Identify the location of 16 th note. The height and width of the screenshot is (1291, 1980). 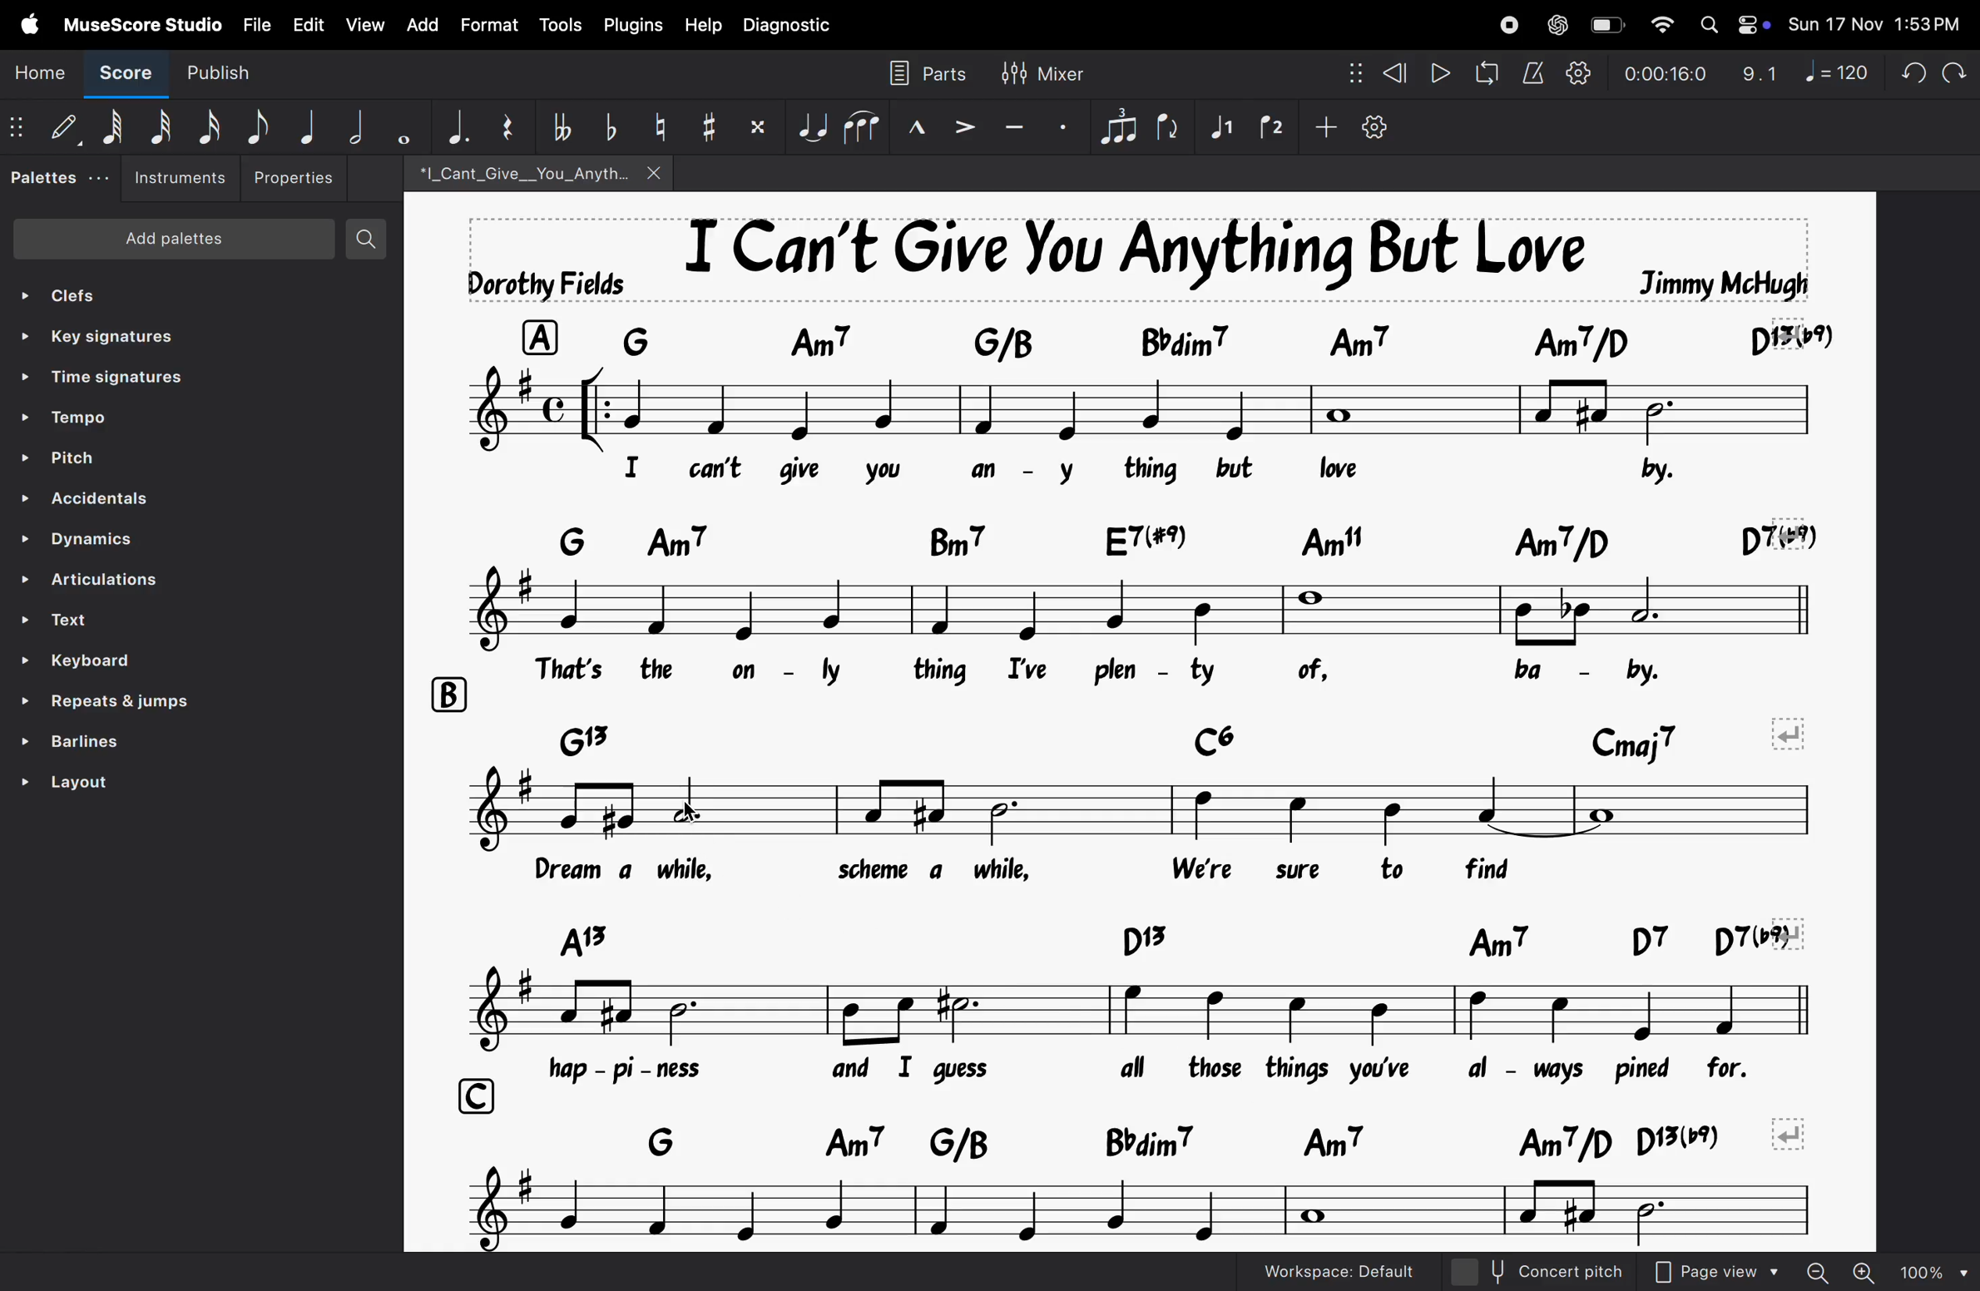
(210, 128).